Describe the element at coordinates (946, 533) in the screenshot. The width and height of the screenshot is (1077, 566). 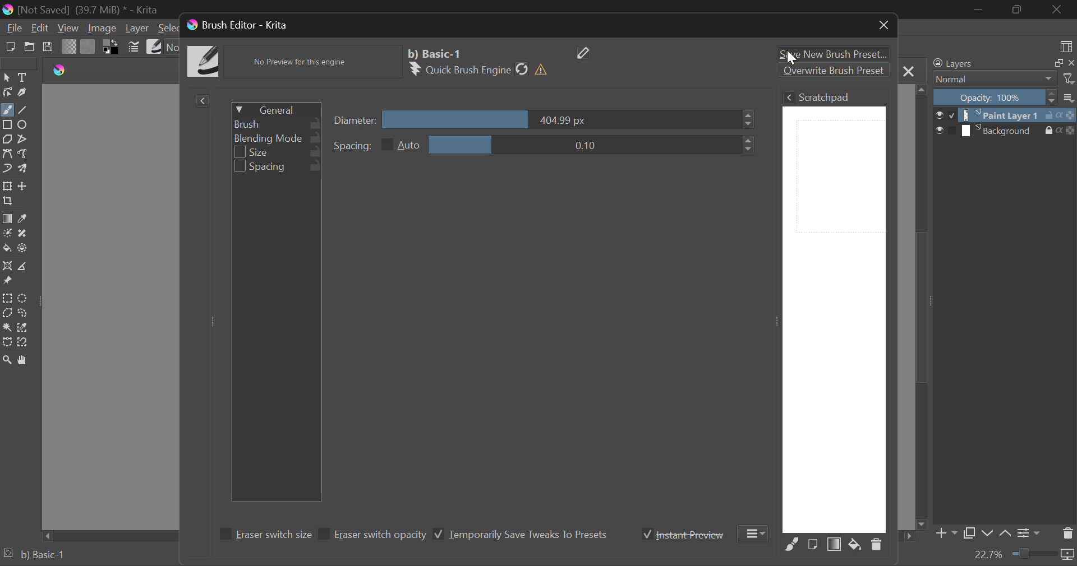
I see `Add Layer` at that location.